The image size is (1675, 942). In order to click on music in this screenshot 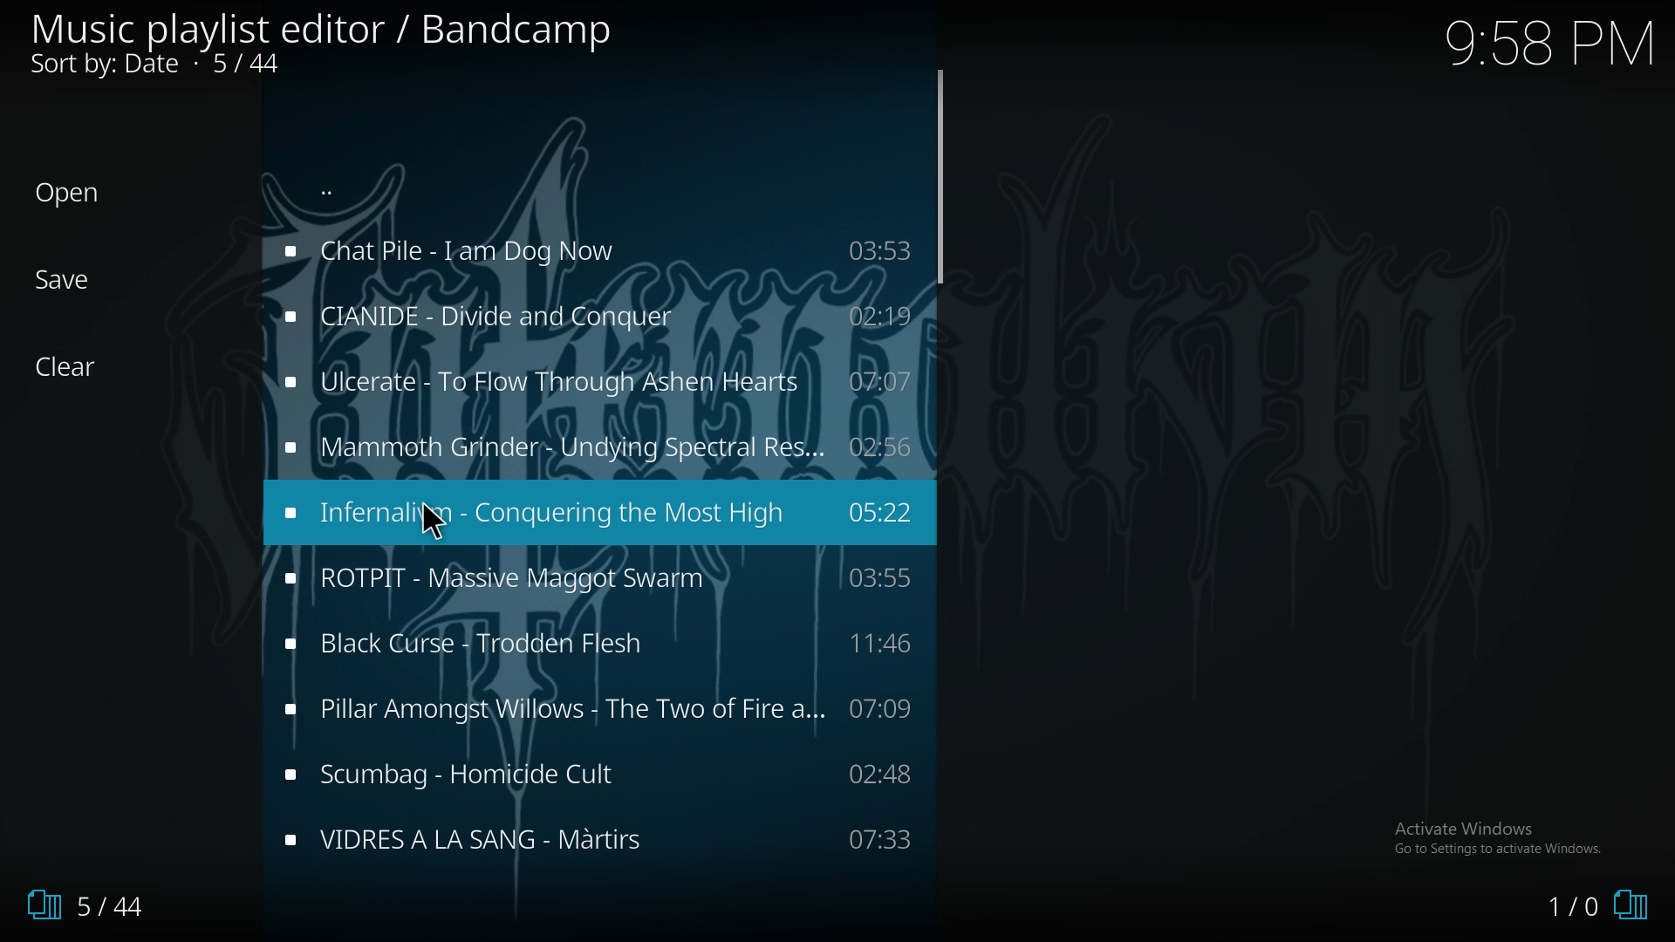, I will do `click(595, 578)`.